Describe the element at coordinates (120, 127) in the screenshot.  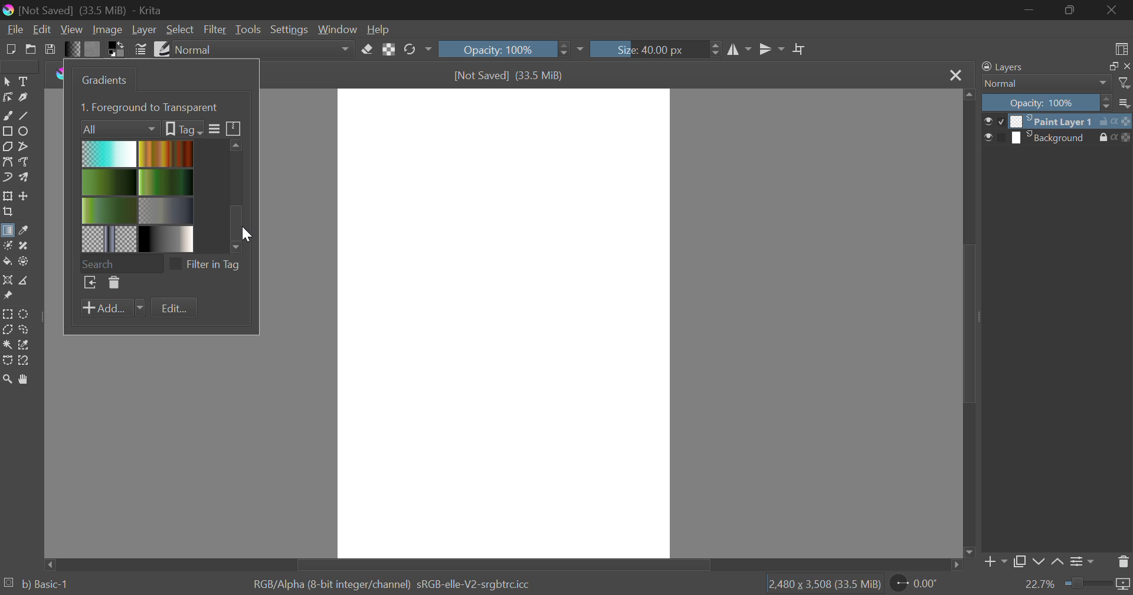
I see `All` at that location.